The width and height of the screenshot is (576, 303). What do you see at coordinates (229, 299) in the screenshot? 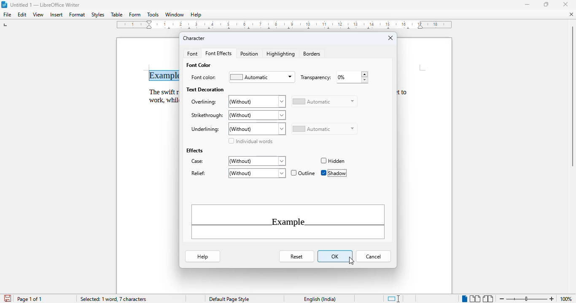
I see `Default page style` at bounding box center [229, 299].